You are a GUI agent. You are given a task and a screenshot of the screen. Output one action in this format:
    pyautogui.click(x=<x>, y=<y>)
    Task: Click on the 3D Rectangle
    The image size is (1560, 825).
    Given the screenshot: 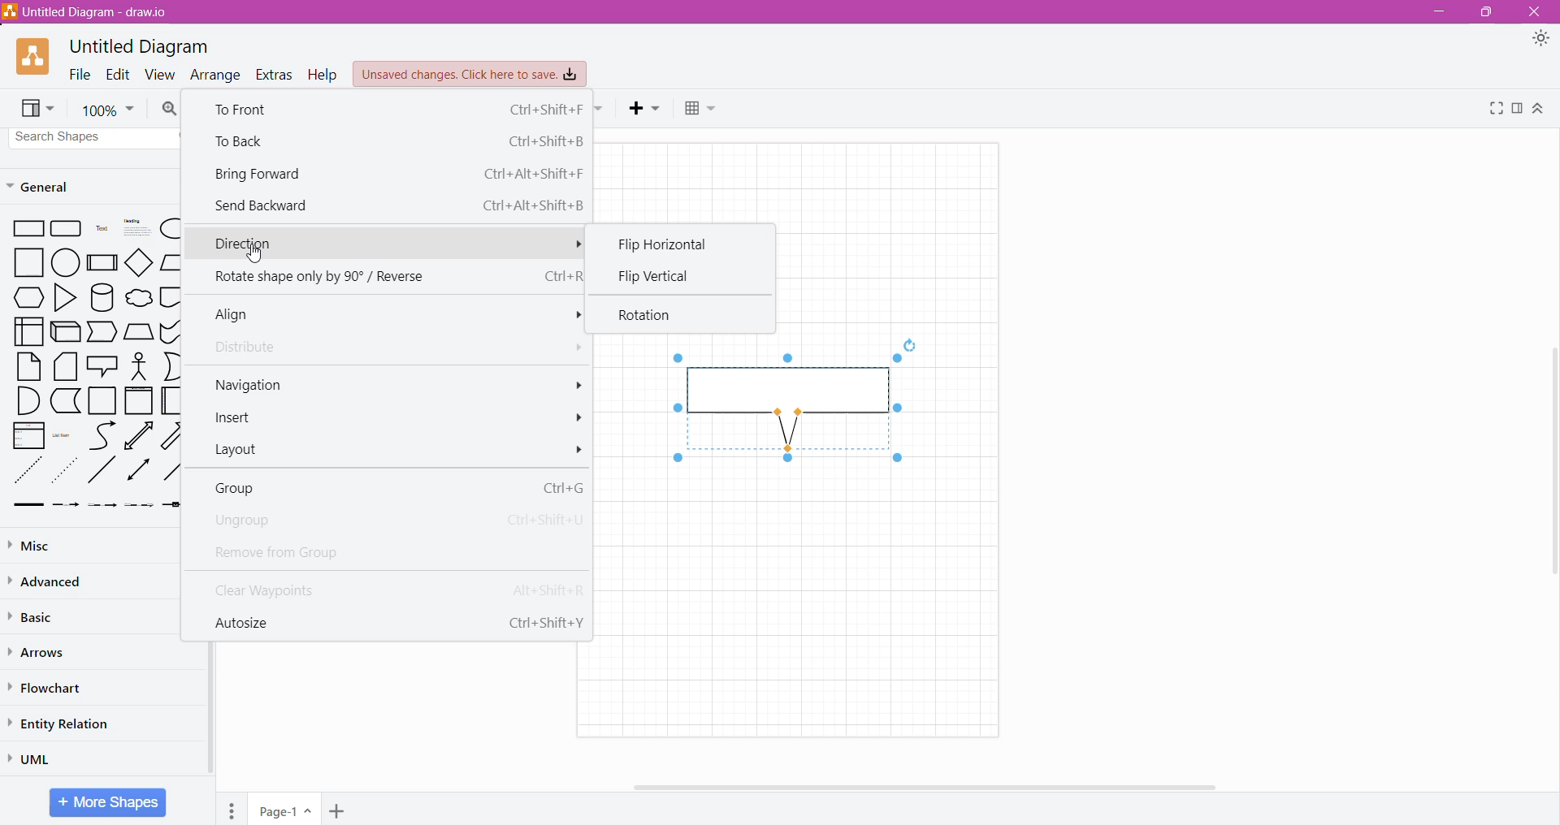 What is the action you would take?
    pyautogui.click(x=66, y=331)
    